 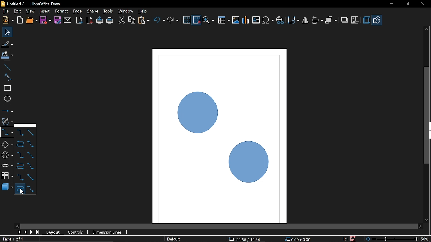 What do you see at coordinates (20, 20) in the screenshot?
I see `Open template` at bounding box center [20, 20].